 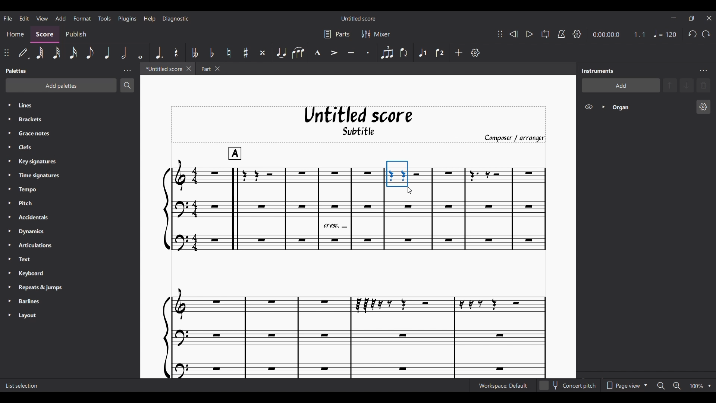 I want to click on Minimize, so click(x=673, y=18).